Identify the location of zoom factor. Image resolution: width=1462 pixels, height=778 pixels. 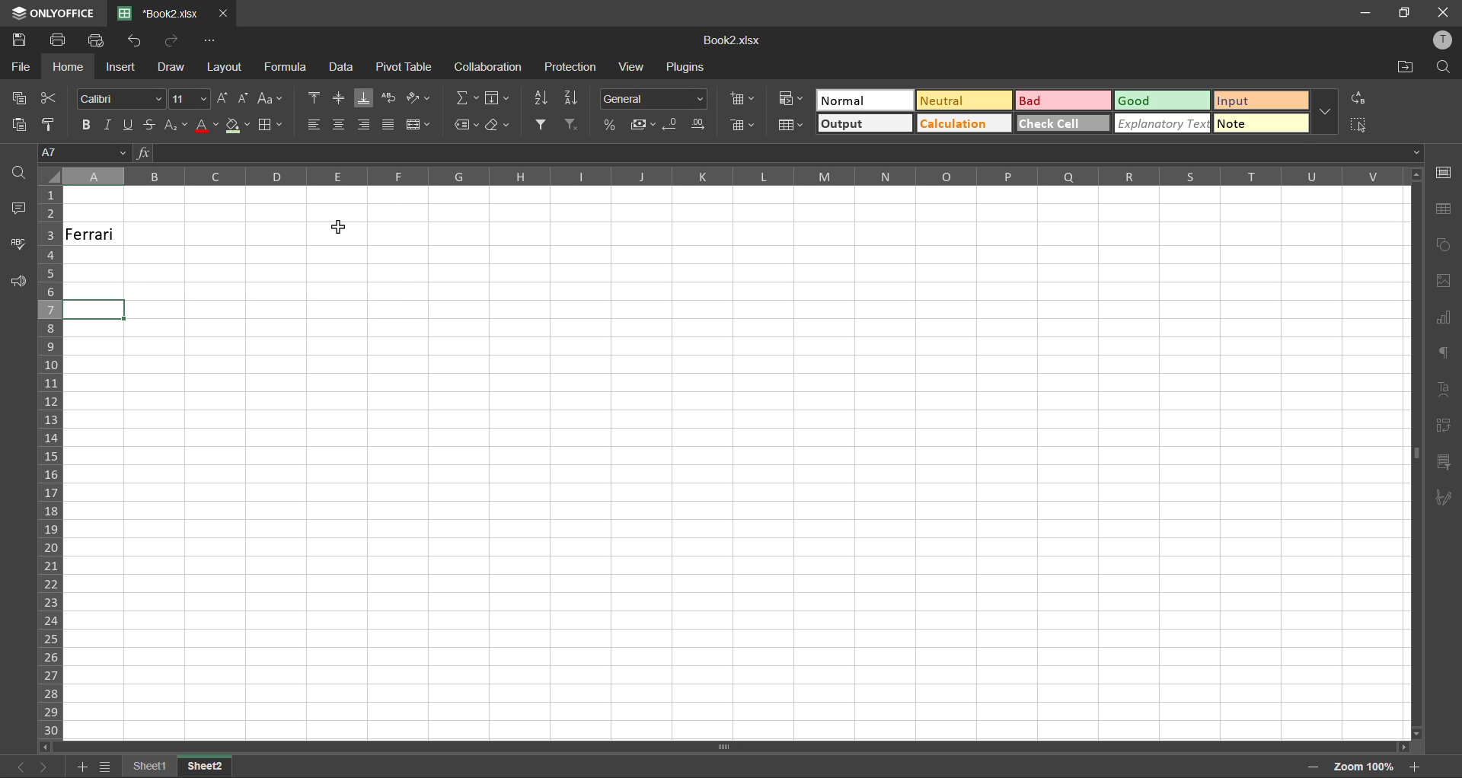
(1360, 768).